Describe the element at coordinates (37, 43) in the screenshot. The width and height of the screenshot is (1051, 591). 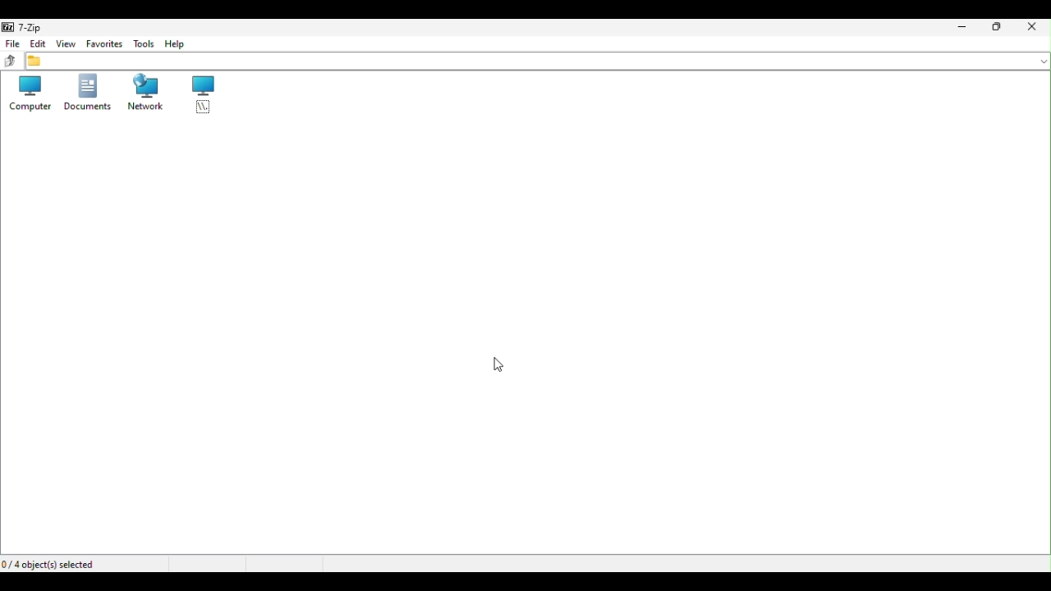
I see `edit` at that location.